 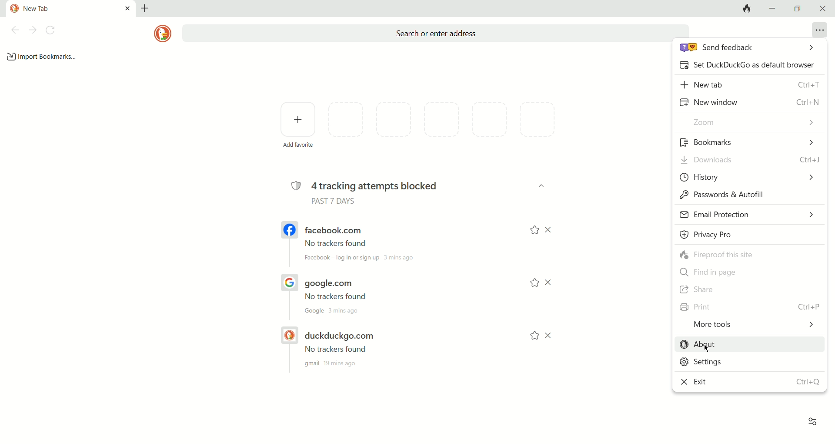 I want to click on google.com URL, so click(x=361, y=293).